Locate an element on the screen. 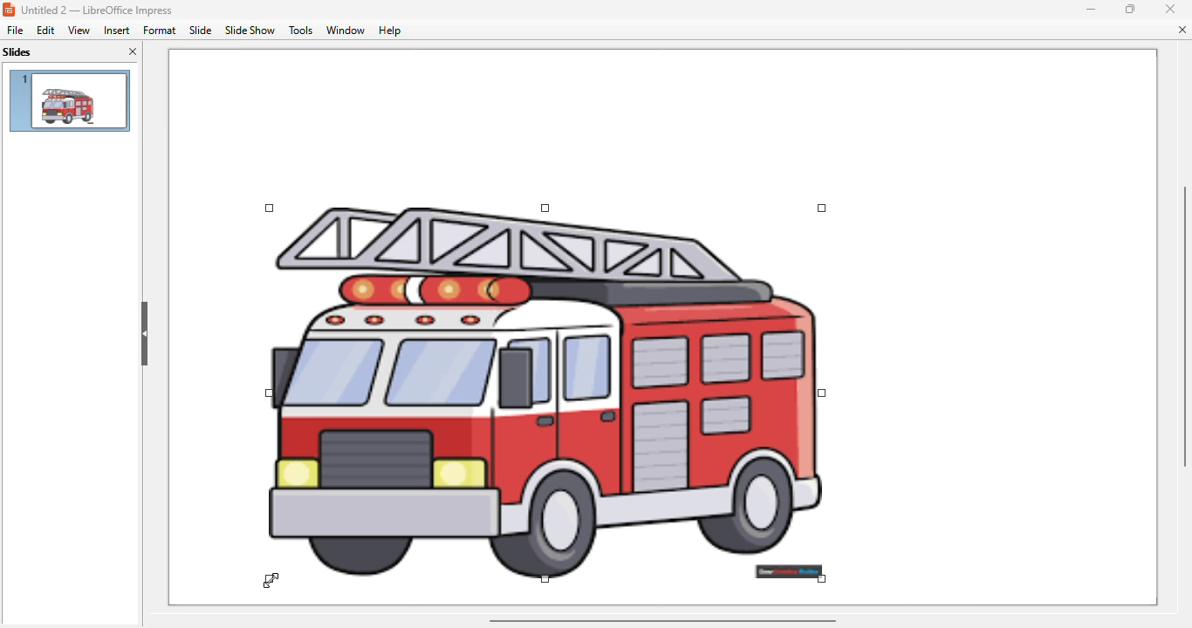 The height and width of the screenshot is (628, 1192). close pane is located at coordinates (134, 51).